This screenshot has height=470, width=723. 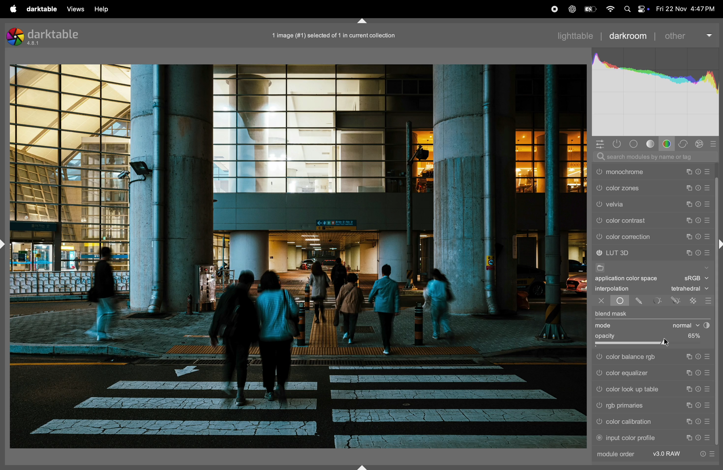 I want to click on reset, so click(x=699, y=389).